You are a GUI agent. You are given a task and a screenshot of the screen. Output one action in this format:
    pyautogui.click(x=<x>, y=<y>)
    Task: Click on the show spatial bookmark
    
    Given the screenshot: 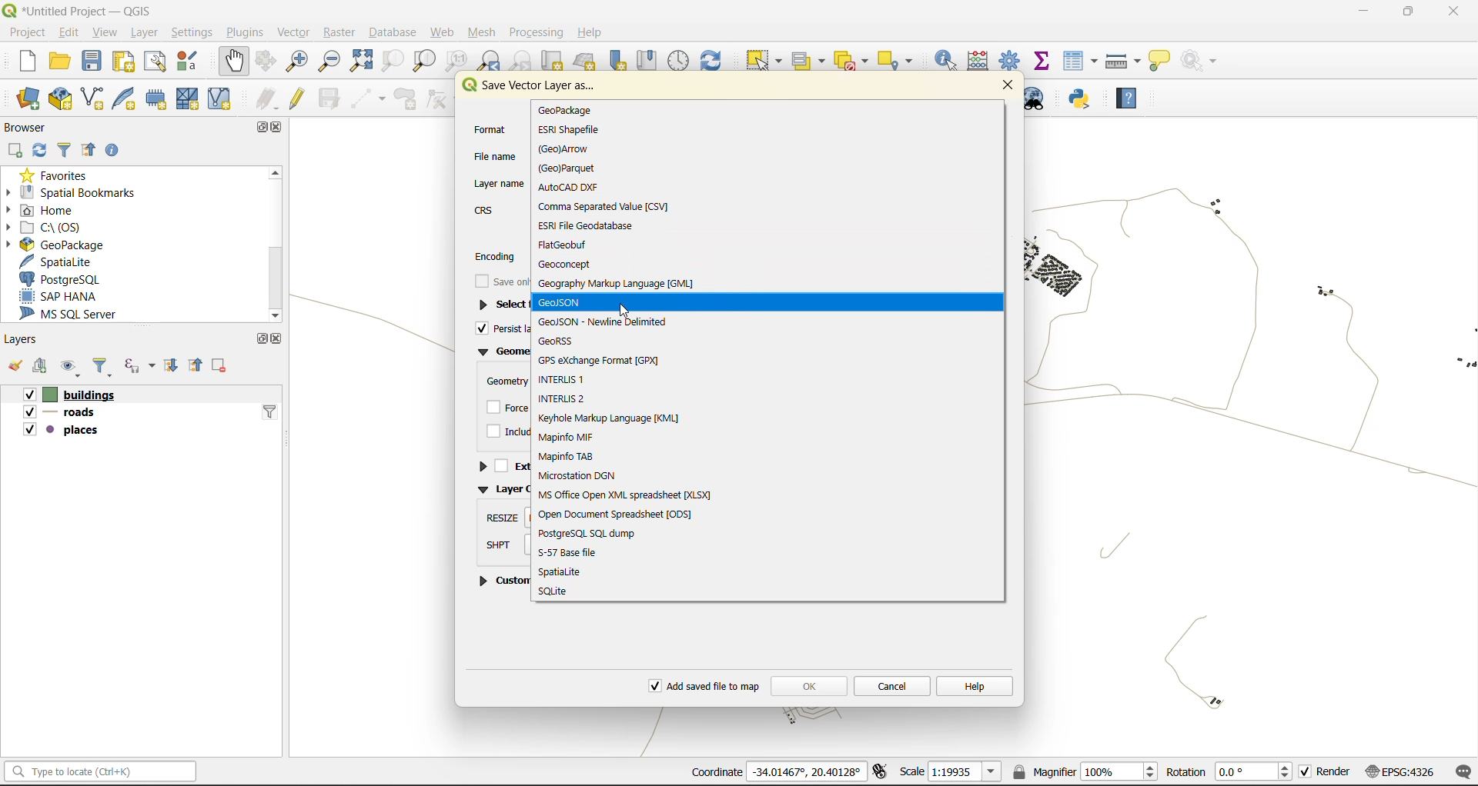 What is the action you would take?
    pyautogui.click(x=650, y=61)
    